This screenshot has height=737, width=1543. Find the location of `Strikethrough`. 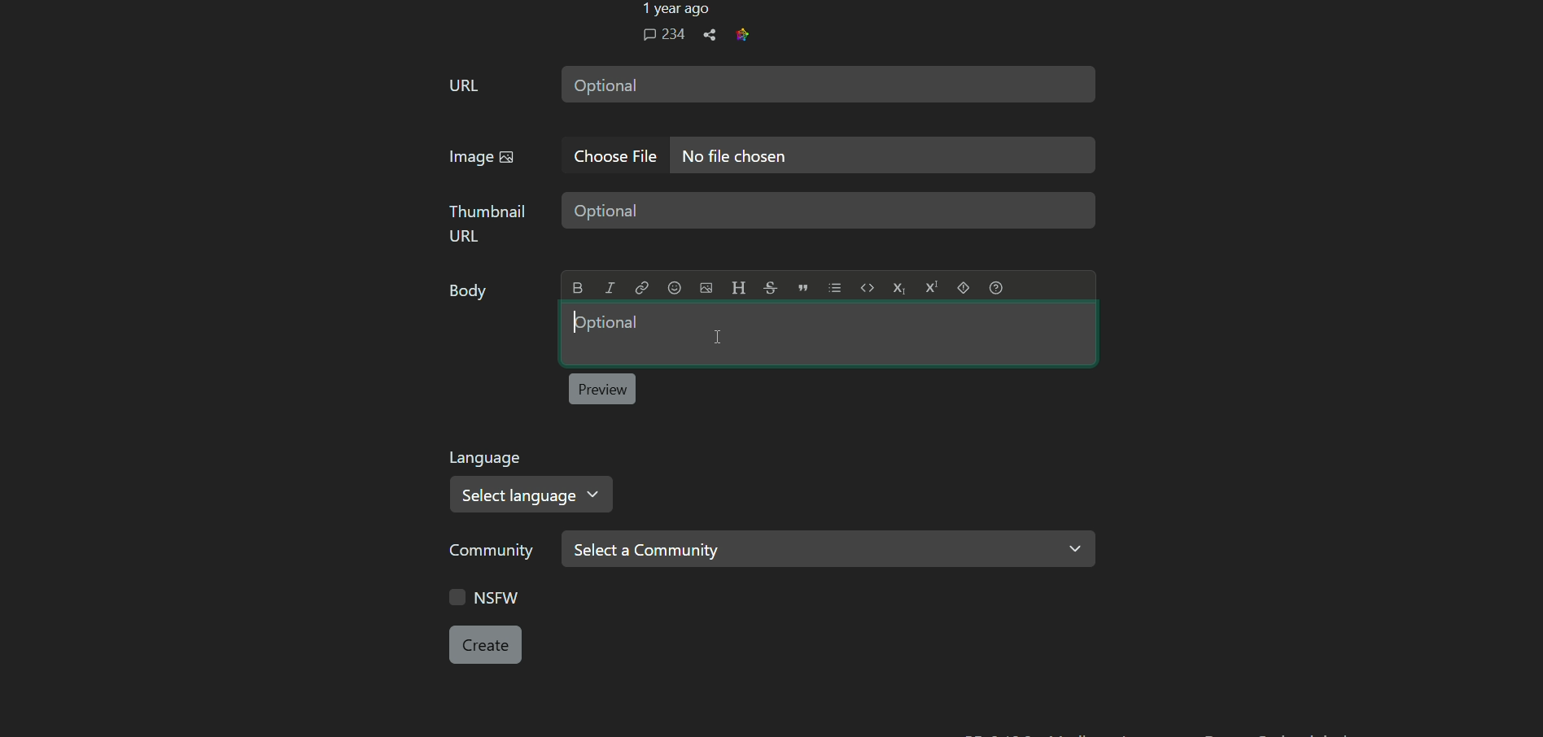

Strikethrough is located at coordinates (769, 287).